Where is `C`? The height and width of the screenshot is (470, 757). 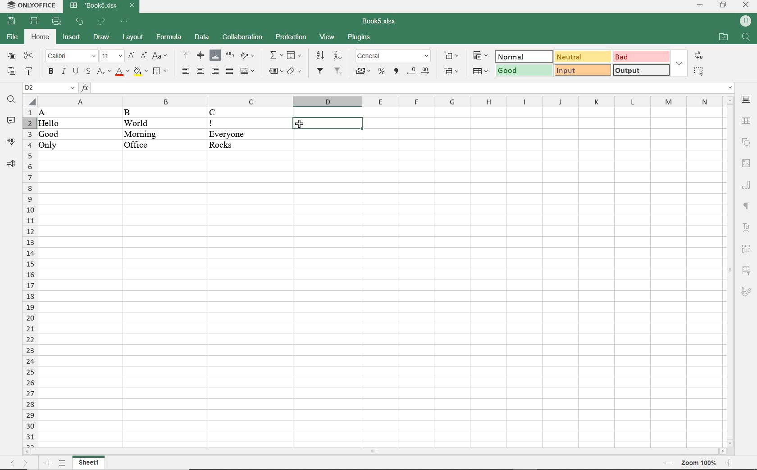 C is located at coordinates (243, 113).